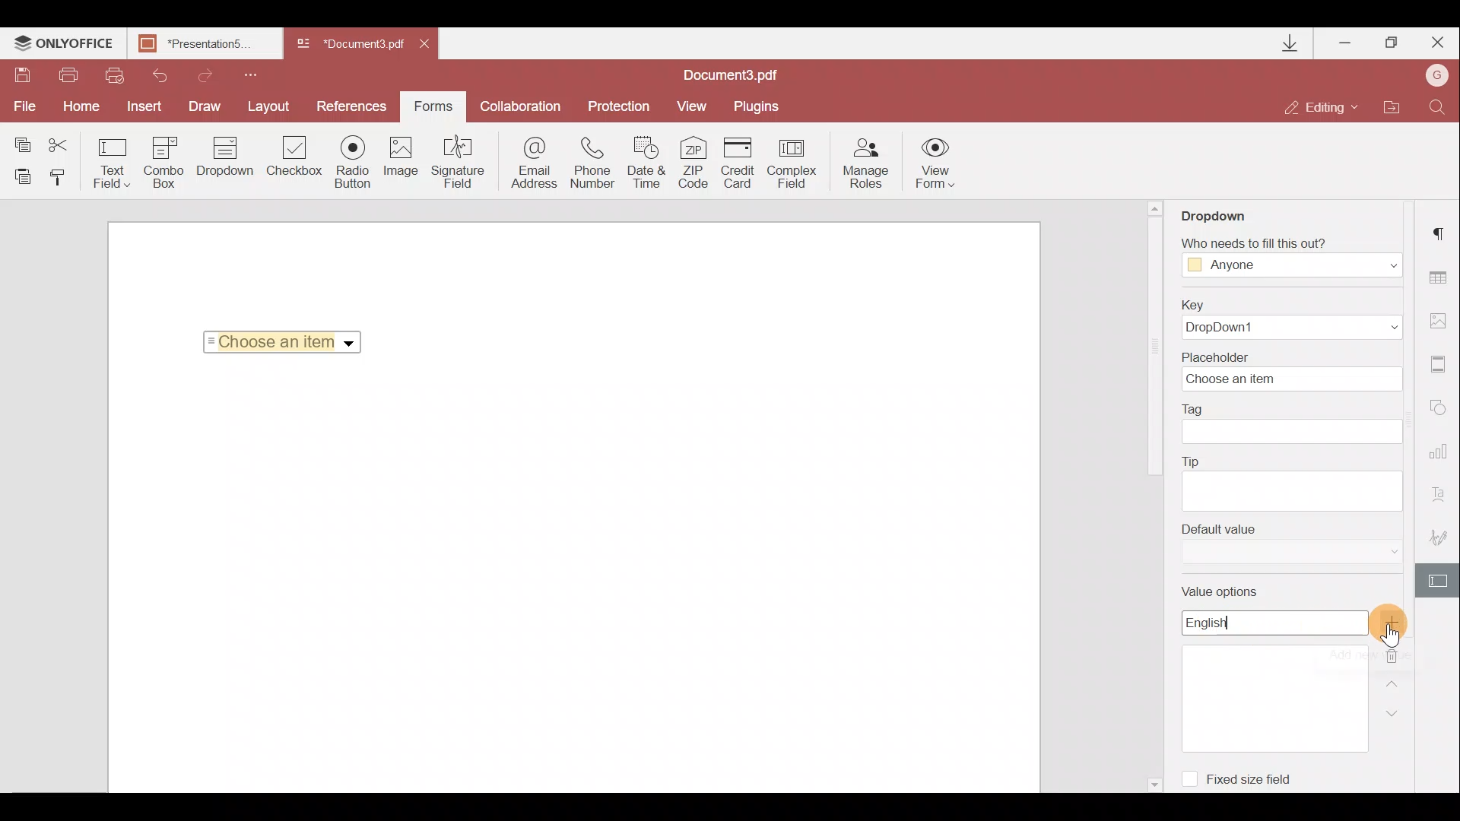 The height and width of the screenshot is (821, 1460). What do you see at coordinates (1443, 499) in the screenshot?
I see `Text Art settings` at bounding box center [1443, 499].